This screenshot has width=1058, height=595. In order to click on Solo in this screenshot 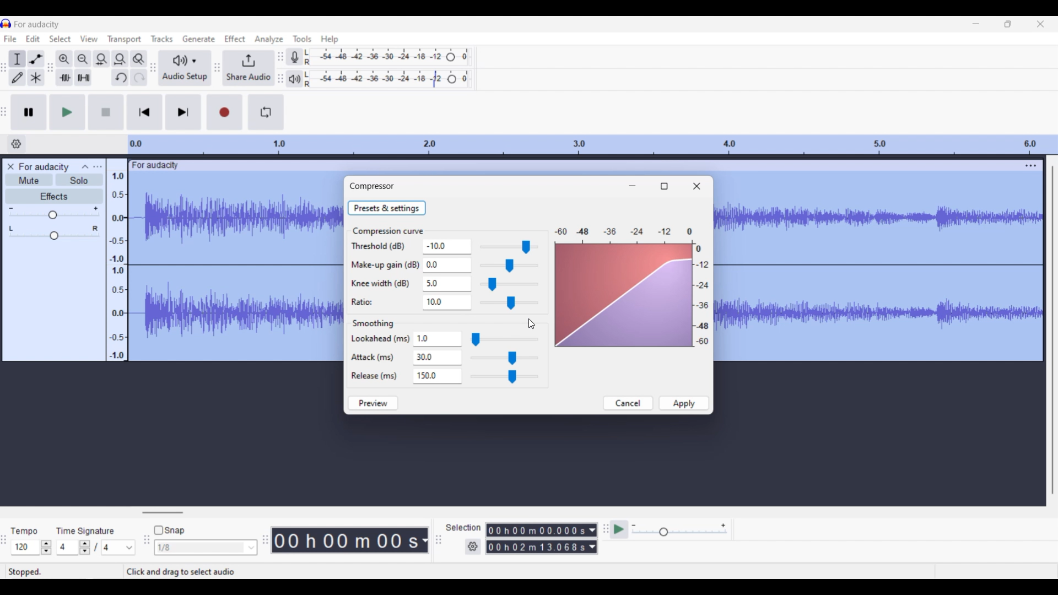, I will do `click(79, 180)`.